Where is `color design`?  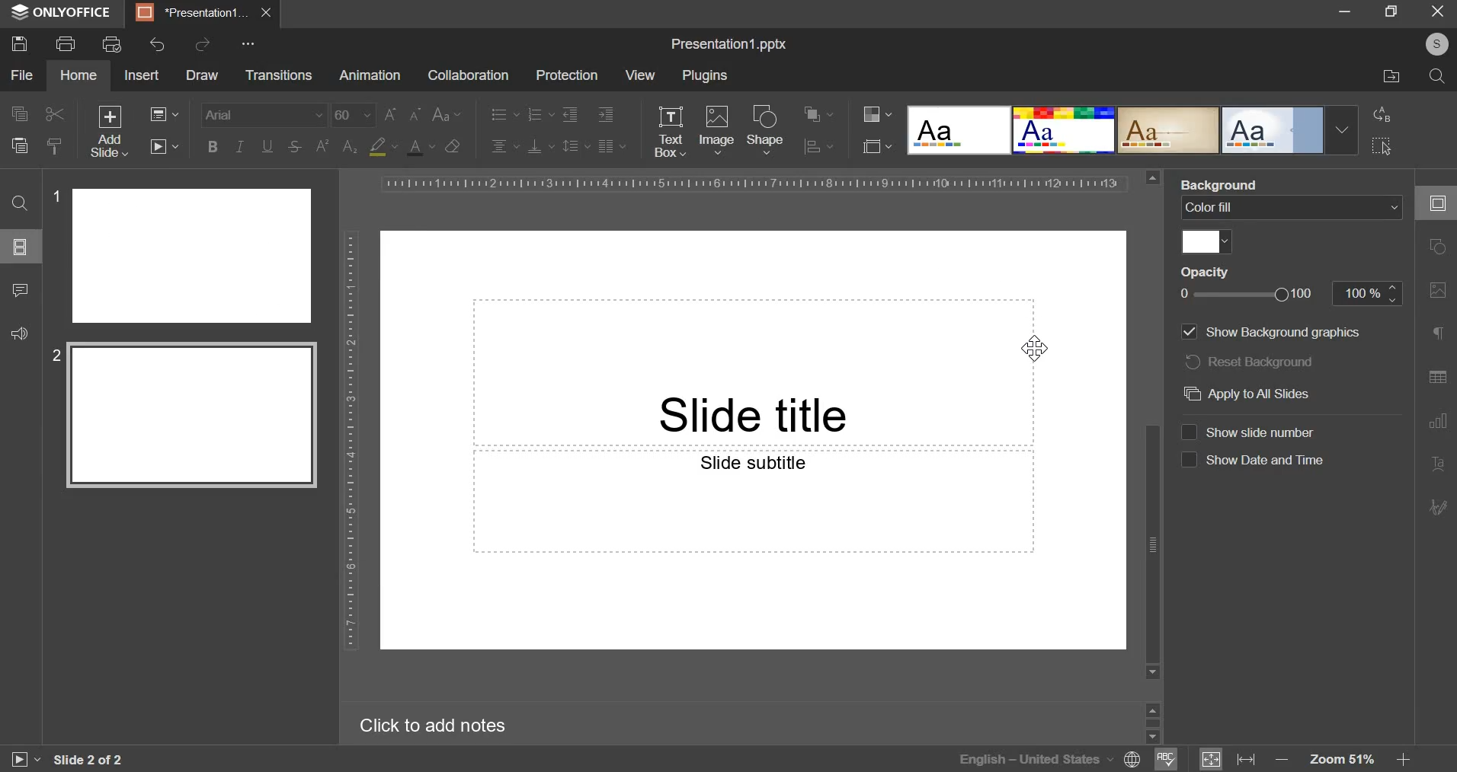
color design is located at coordinates (877, 114).